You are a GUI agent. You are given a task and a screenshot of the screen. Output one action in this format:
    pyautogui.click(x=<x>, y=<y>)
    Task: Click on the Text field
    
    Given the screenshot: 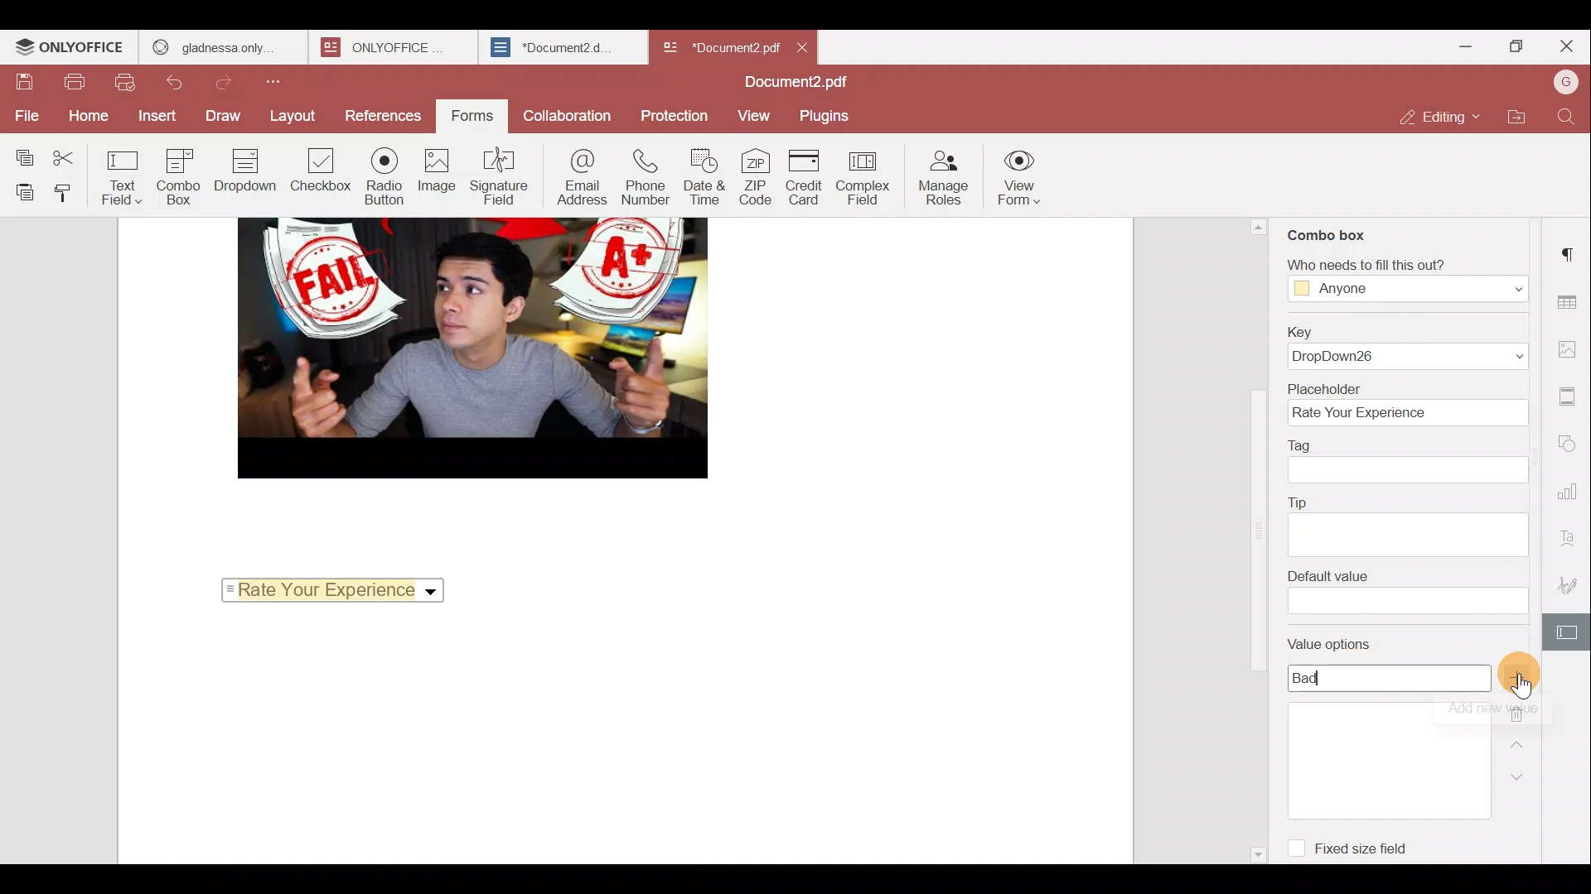 What is the action you would take?
    pyautogui.click(x=128, y=180)
    